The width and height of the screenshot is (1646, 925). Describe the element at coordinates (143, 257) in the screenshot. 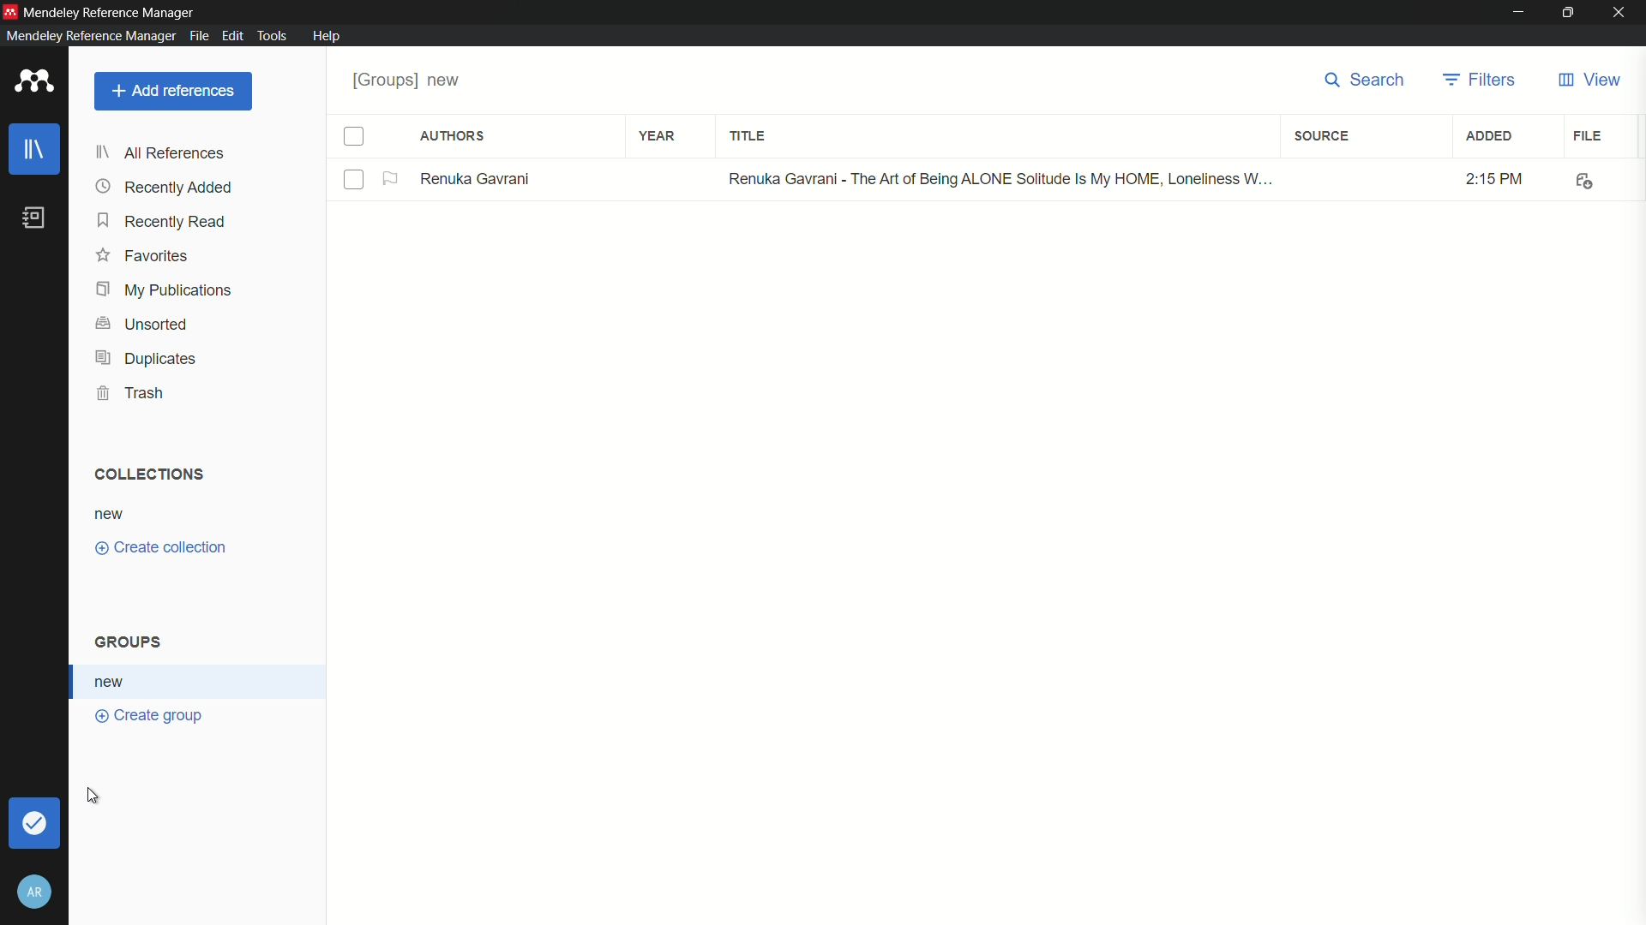

I see `favorites` at that location.